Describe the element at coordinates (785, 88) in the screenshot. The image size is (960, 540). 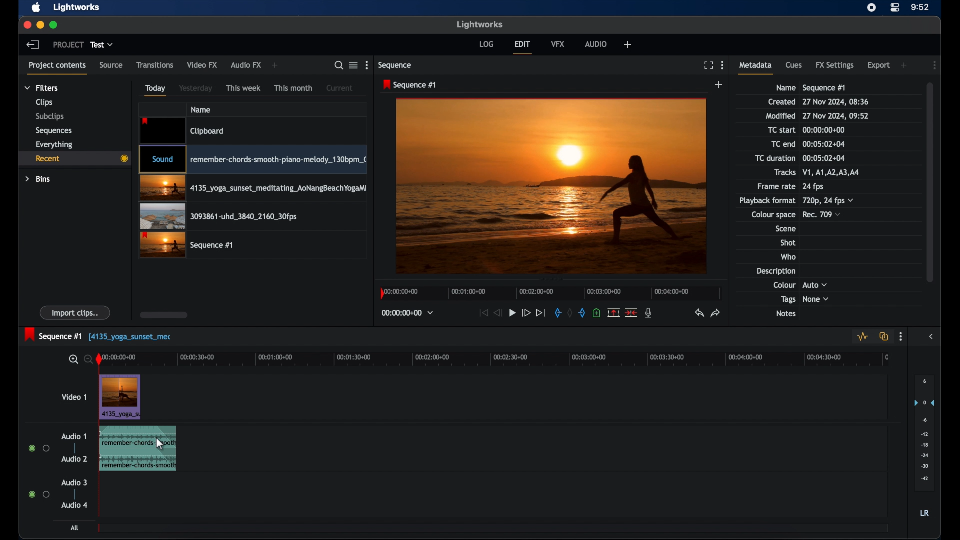
I see `name` at that location.